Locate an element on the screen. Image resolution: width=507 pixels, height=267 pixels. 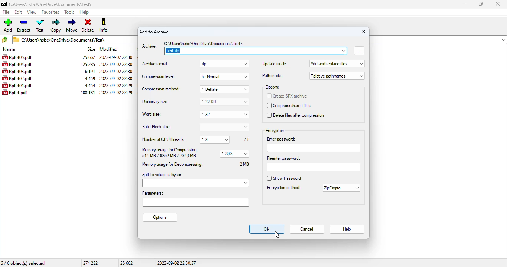
favorites is located at coordinates (50, 12).